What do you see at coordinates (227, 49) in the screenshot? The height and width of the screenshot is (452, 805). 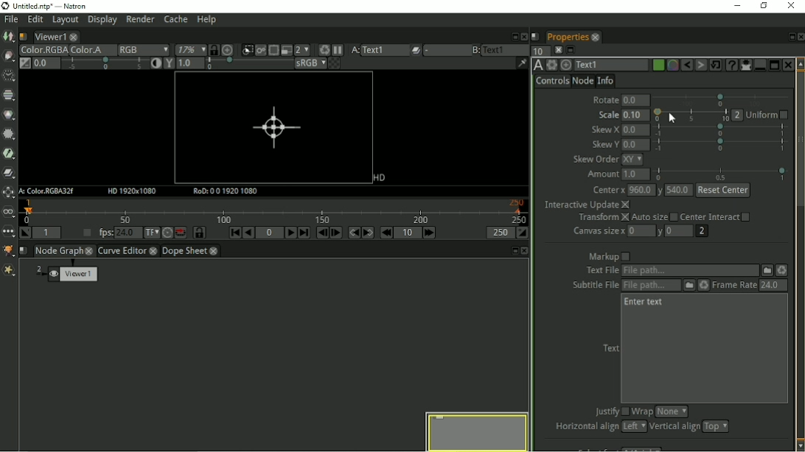 I see `Scales the image` at bounding box center [227, 49].